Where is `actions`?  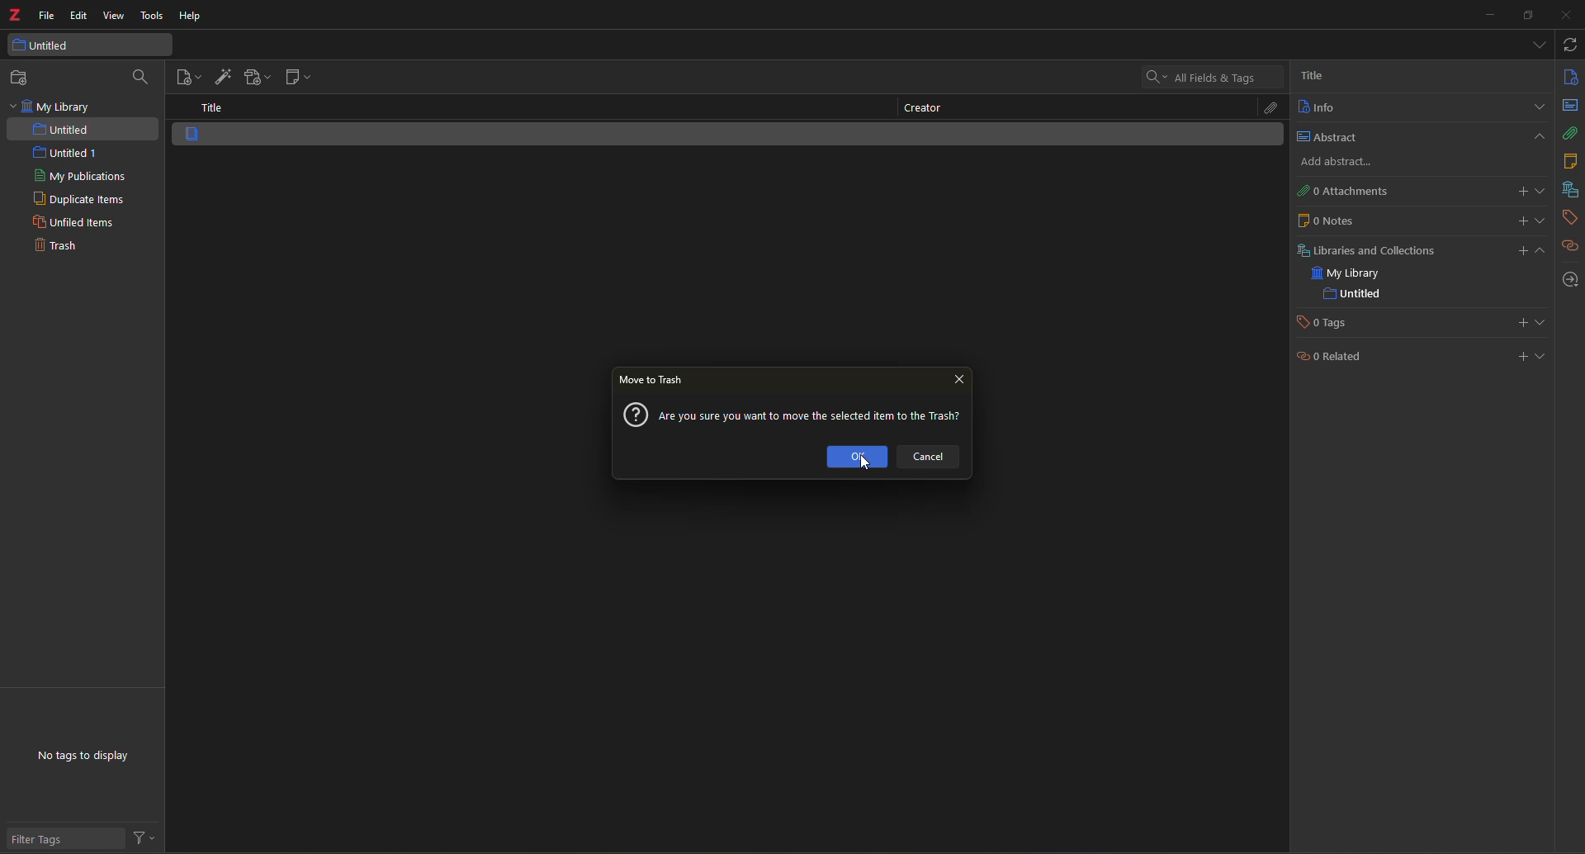 actions is located at coordinates (145, 839).